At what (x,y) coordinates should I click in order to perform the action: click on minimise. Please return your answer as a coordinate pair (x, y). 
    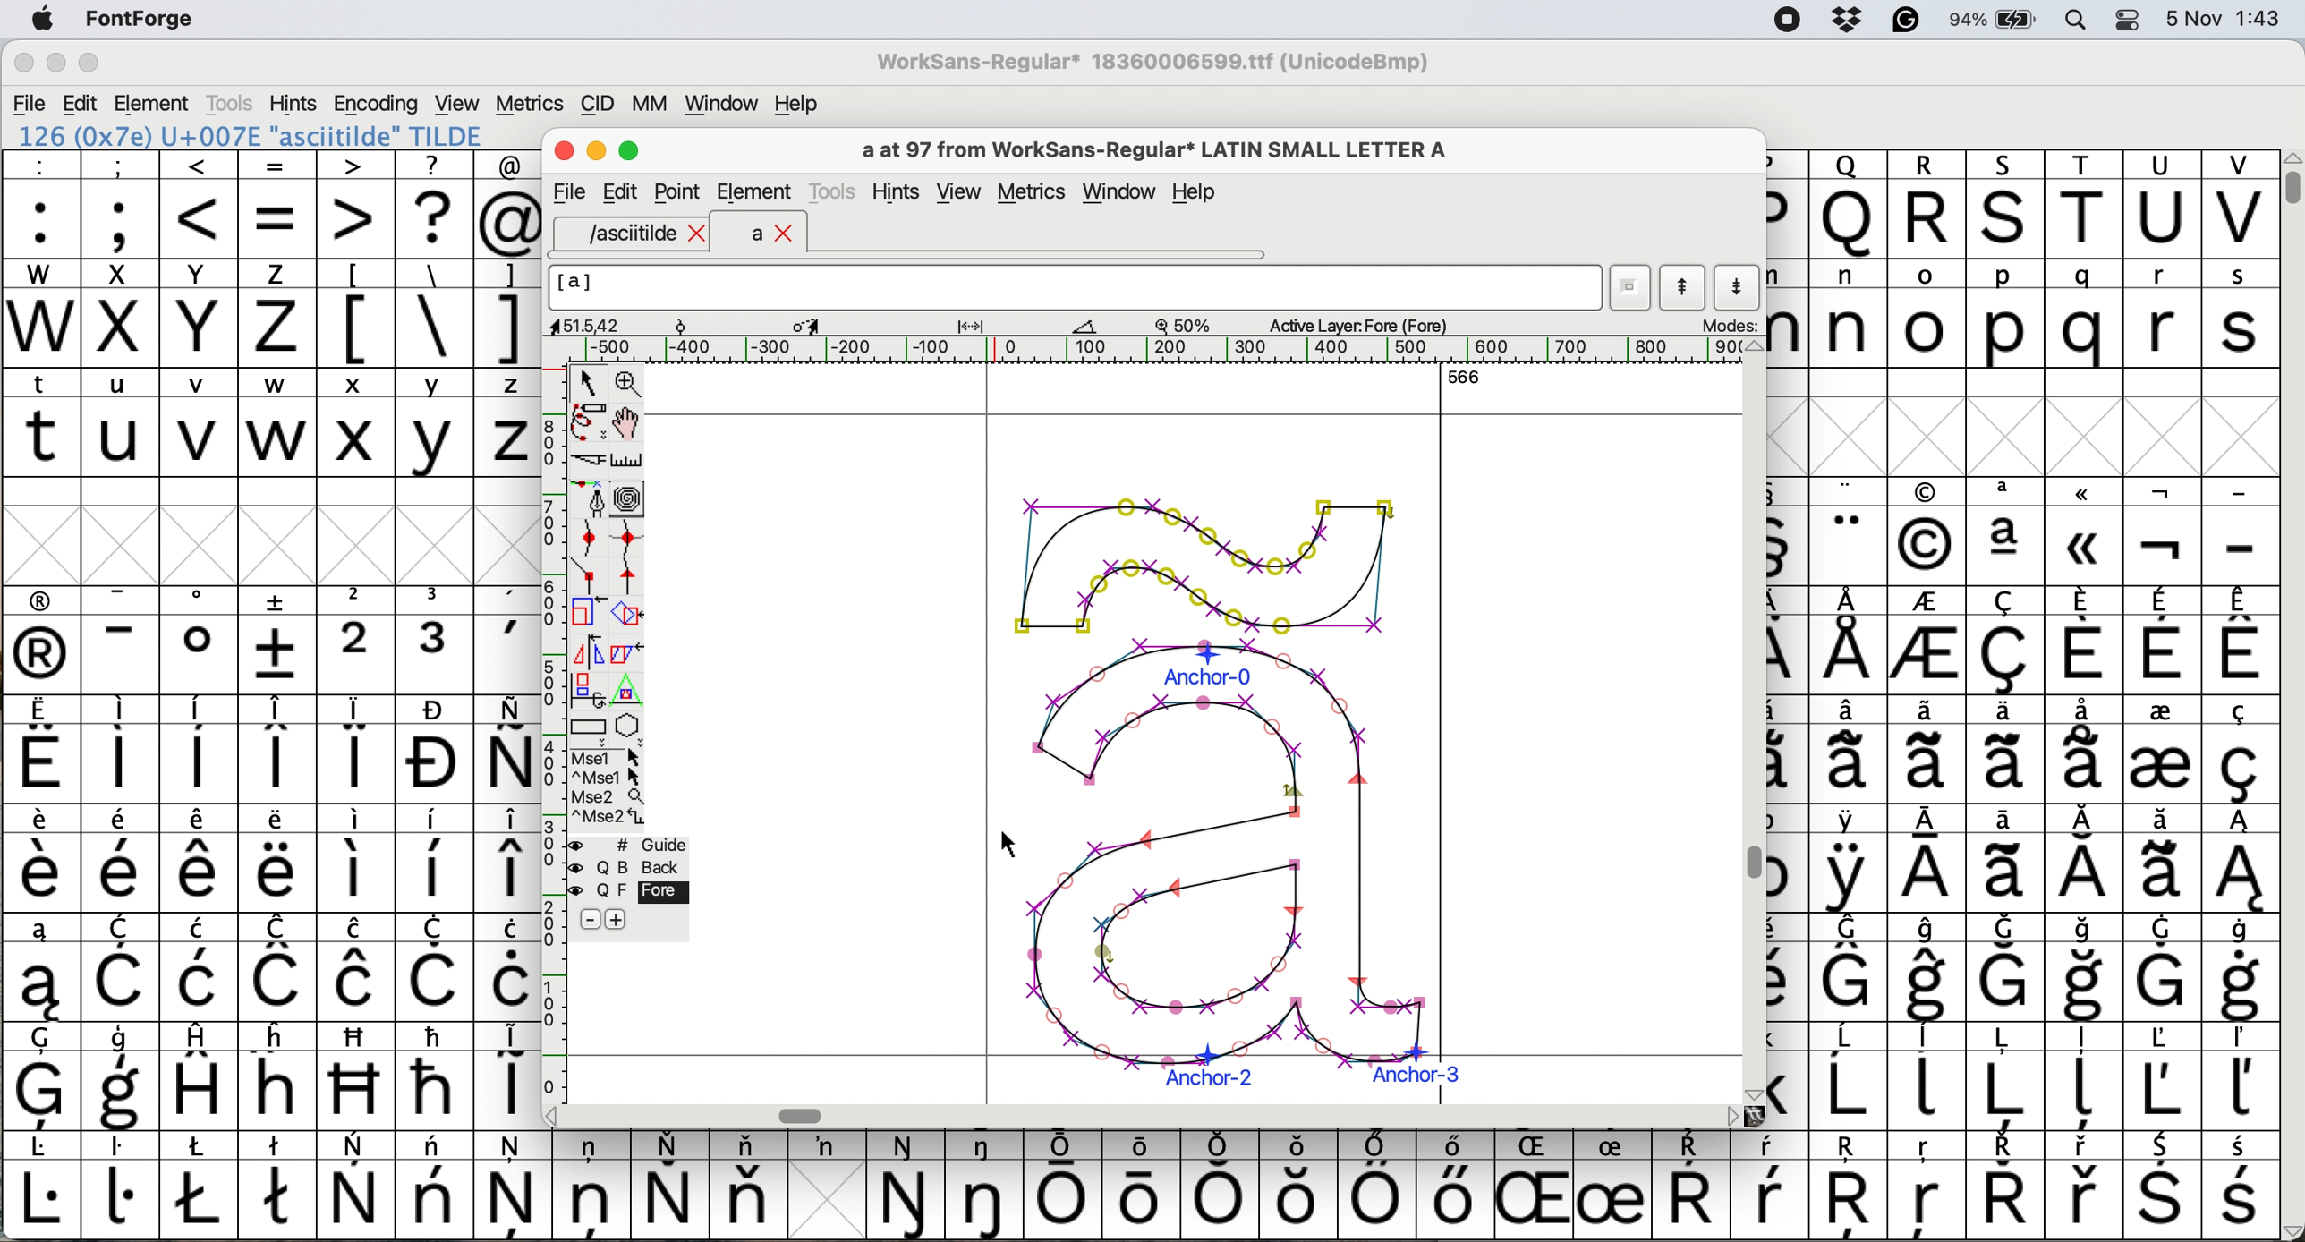
    Looking at the image, I should click on (54, 64).